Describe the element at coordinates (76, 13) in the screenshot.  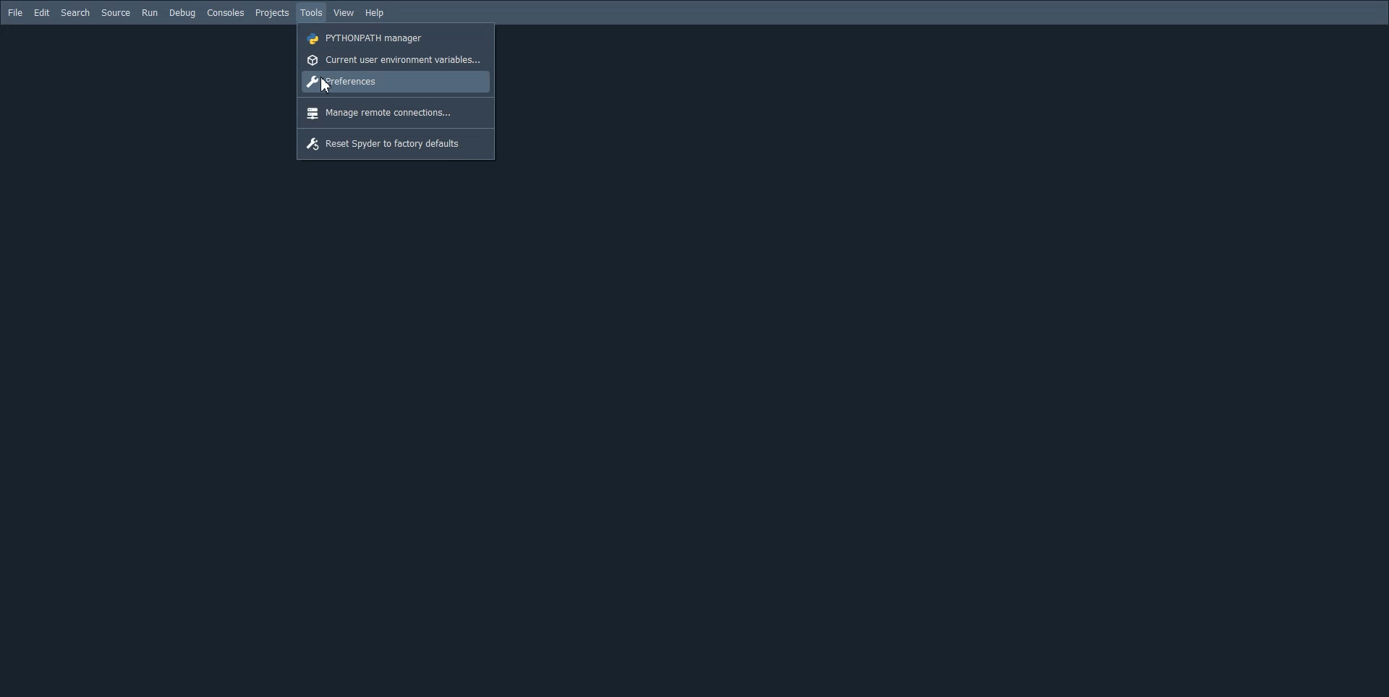
I see `Search` at that location.